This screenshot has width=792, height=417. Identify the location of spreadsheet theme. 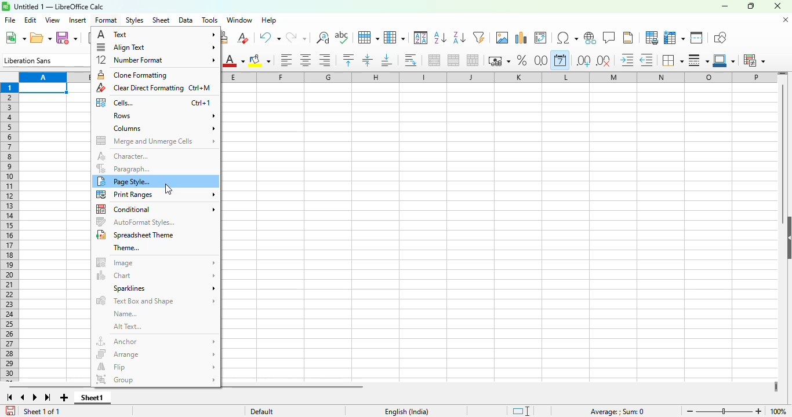
(136, 235).